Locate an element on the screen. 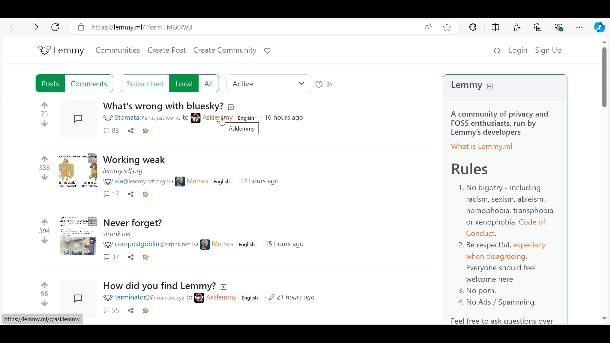 Image resolution: width=610 pixels, height=343 pixels. Create Post is located at coordinates (167, 51).